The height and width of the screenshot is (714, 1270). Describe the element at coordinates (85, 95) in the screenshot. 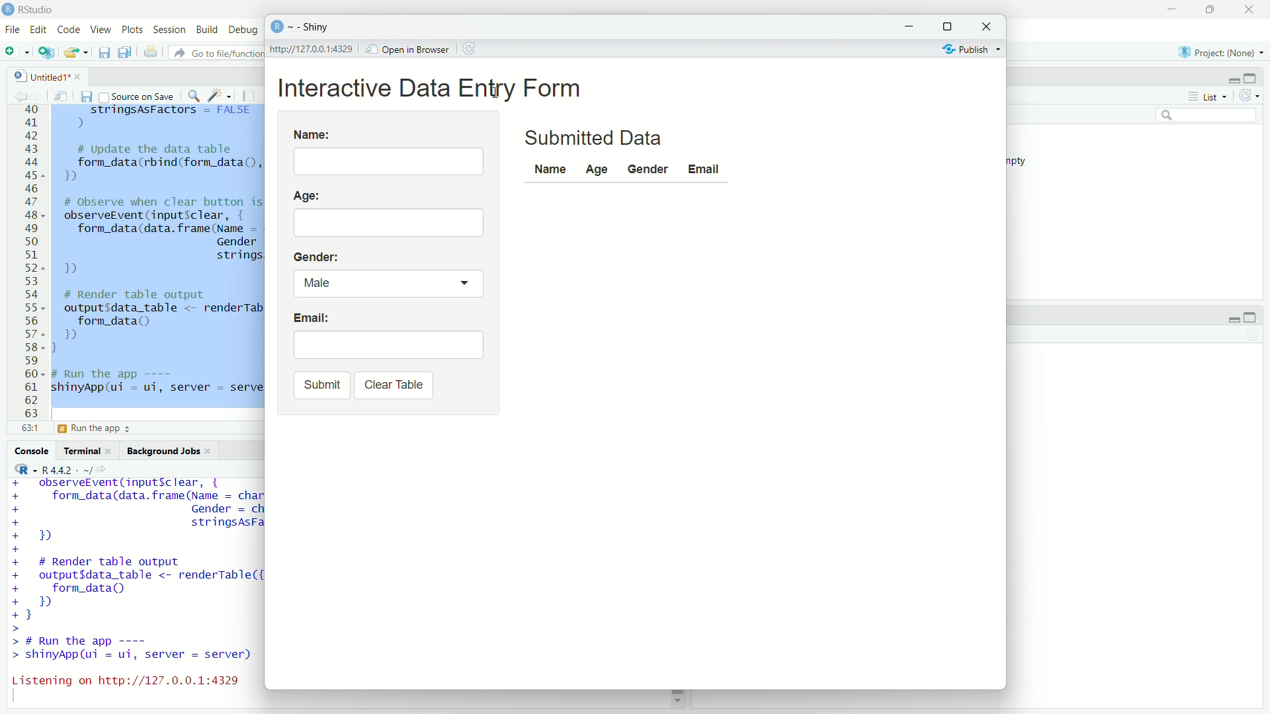

I see `save current document` at that location.